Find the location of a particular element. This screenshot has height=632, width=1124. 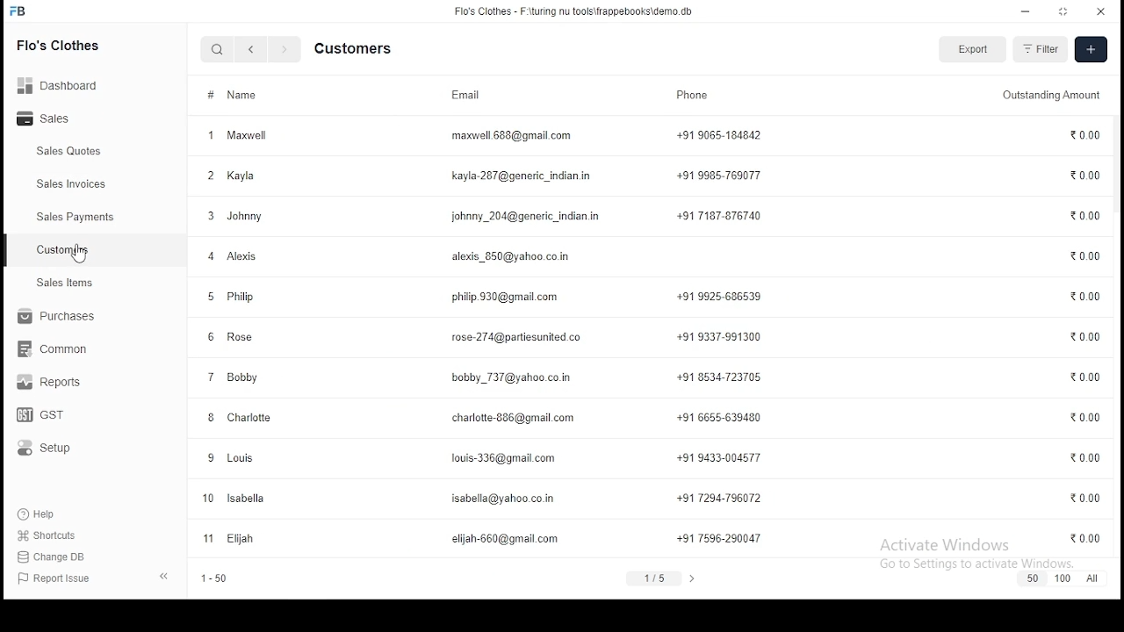

kayla.287@gmail.com is located at coordinates (525, 175).